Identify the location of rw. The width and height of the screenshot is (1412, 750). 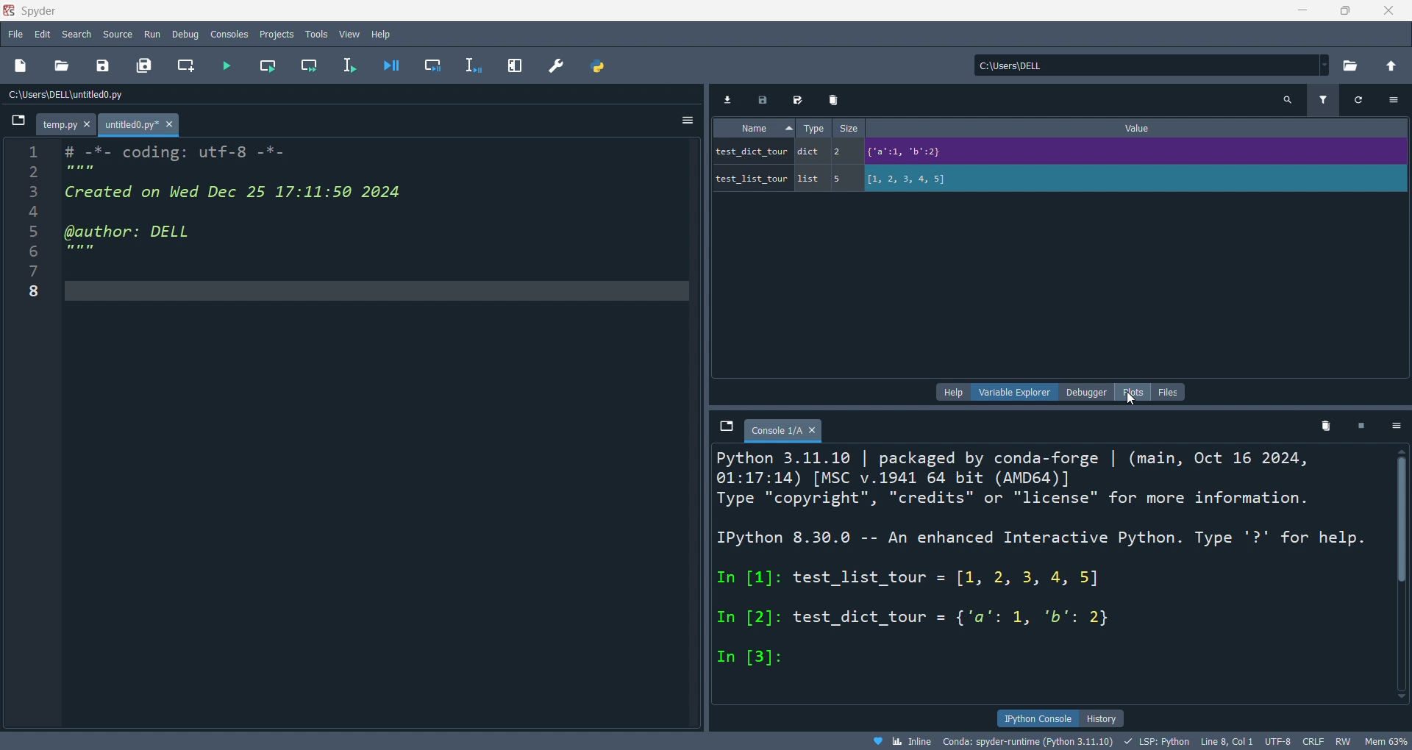
(1342, 741).